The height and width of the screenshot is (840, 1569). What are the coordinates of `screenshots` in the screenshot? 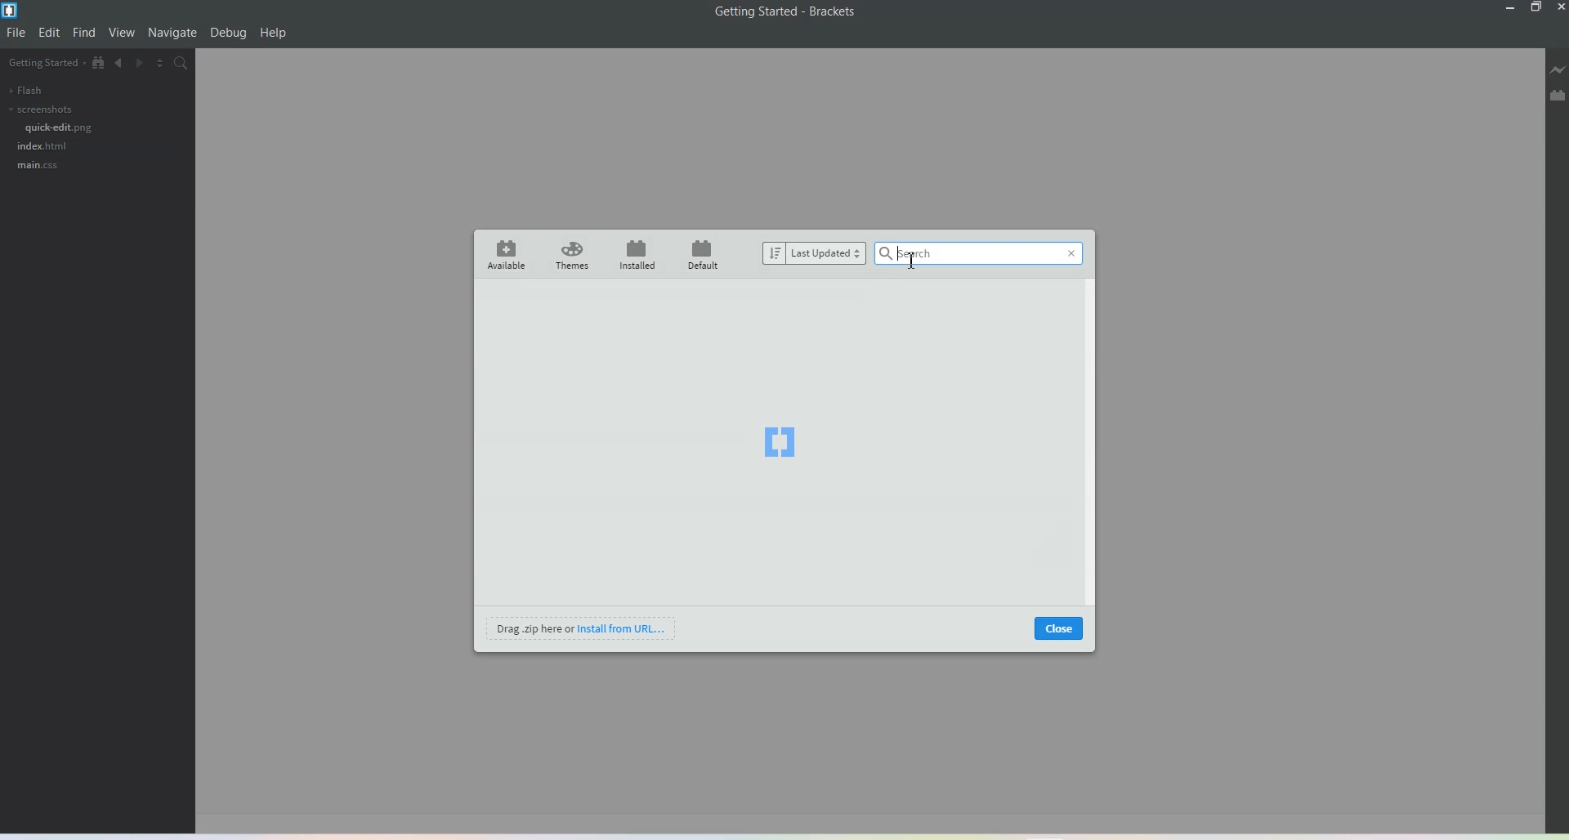 It's located at (39, 109).